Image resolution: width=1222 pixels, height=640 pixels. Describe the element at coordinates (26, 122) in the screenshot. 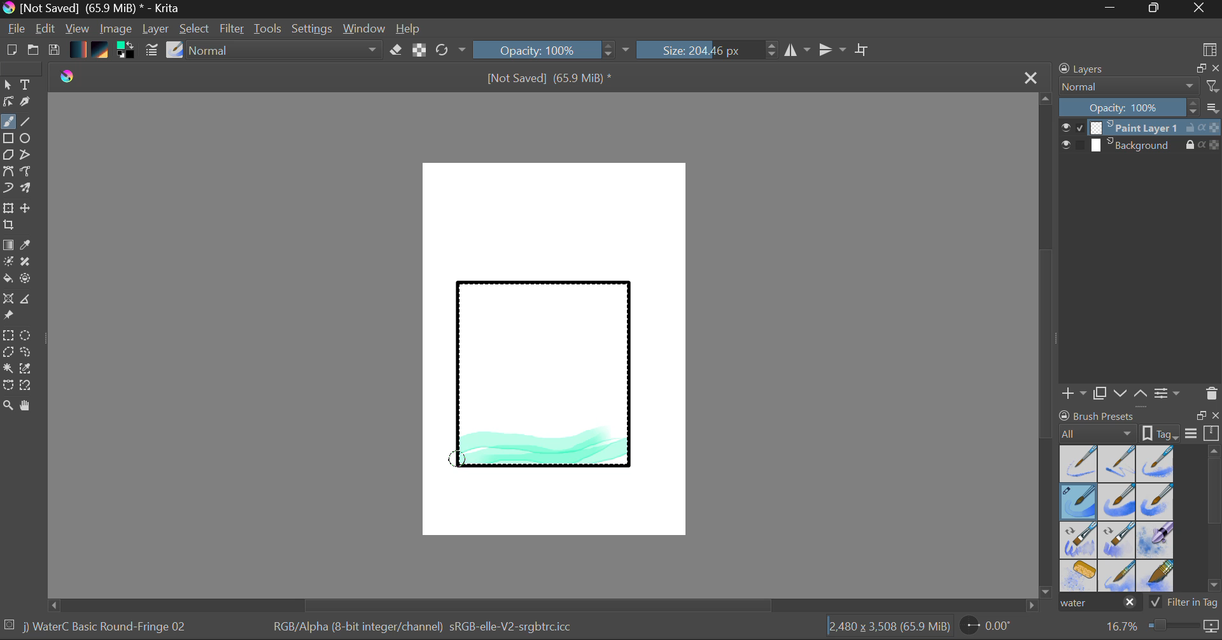

I see `Line` at that location.